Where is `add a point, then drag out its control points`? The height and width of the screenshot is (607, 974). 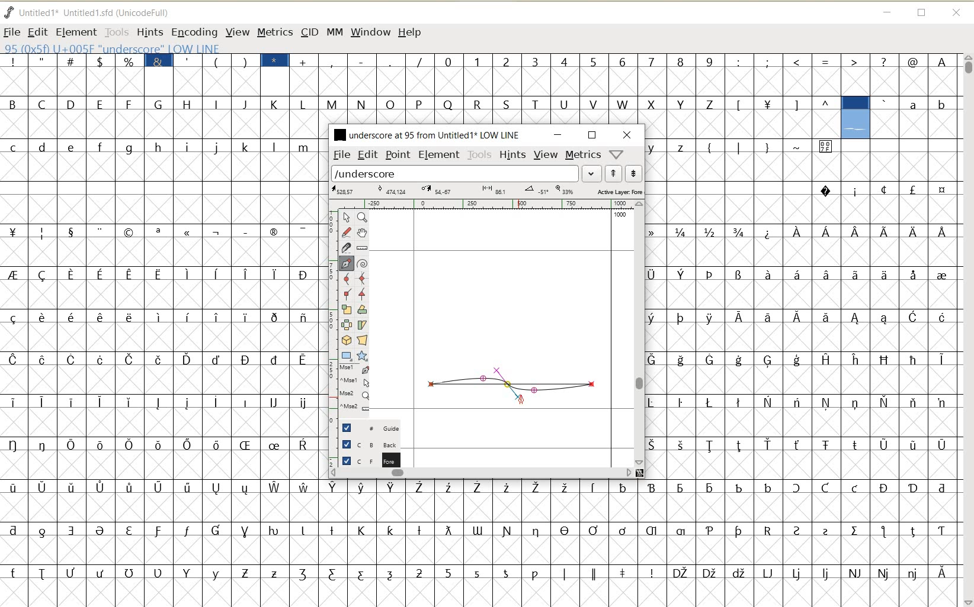 add a point, then drag out its control points is located at coordinates (347, 264).